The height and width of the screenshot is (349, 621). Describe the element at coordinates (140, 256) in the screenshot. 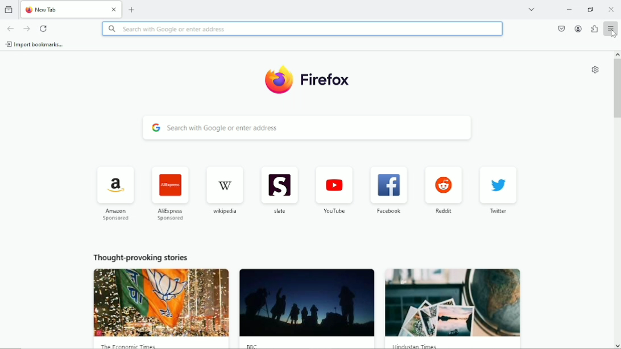

I see `Thought provoking stories` at that location.